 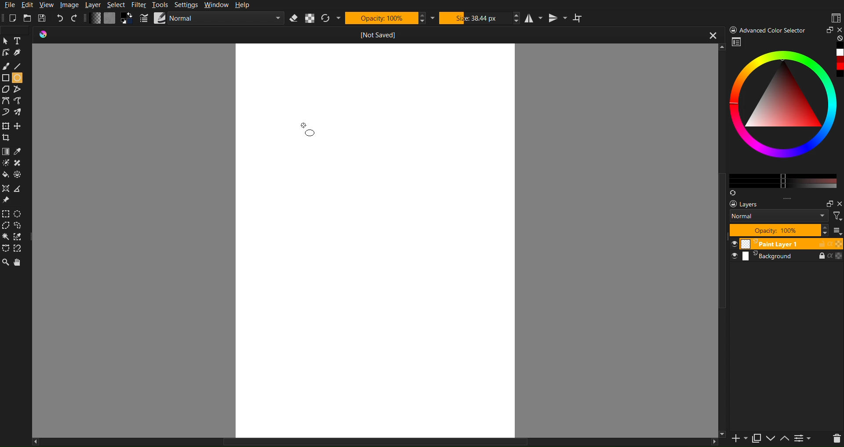 What do you see at coordinates (117, 18) in the screenshot?
I see `Color Settings` at bounding box center [117, 18].